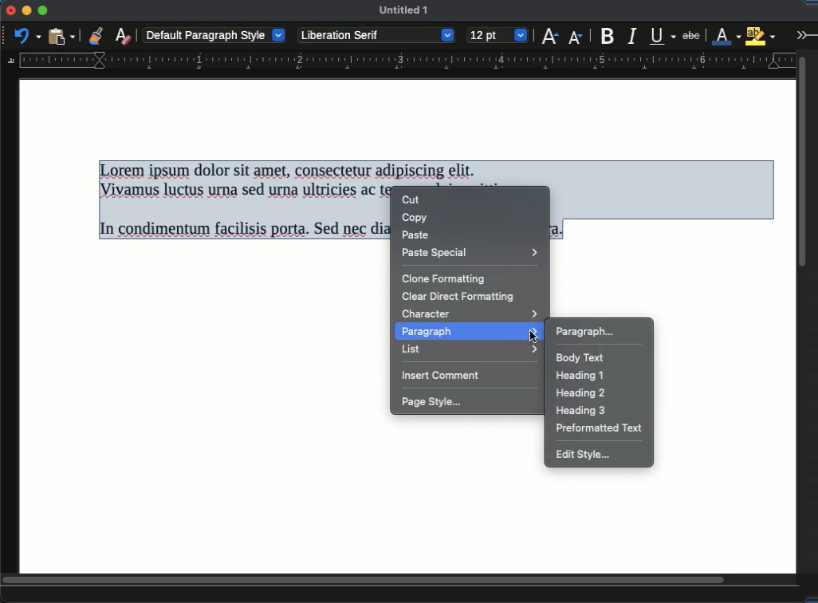 Image resolution: width=818 pixels, height=603 pixels. I want to click on increase size, so click(549, 35).